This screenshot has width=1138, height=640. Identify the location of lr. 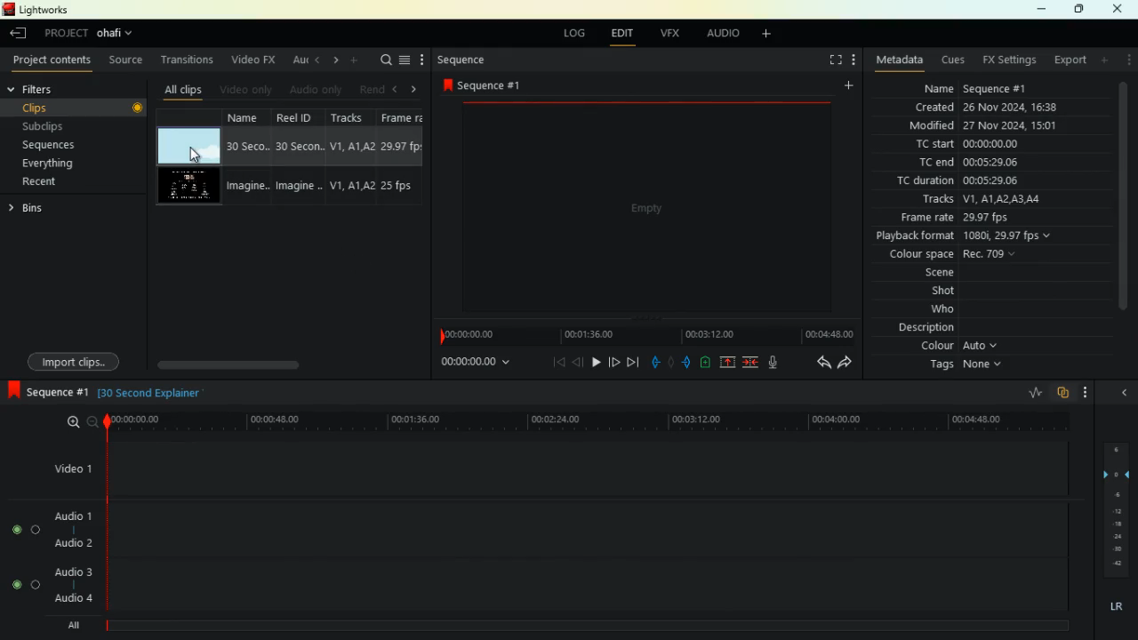
(1113, 606).